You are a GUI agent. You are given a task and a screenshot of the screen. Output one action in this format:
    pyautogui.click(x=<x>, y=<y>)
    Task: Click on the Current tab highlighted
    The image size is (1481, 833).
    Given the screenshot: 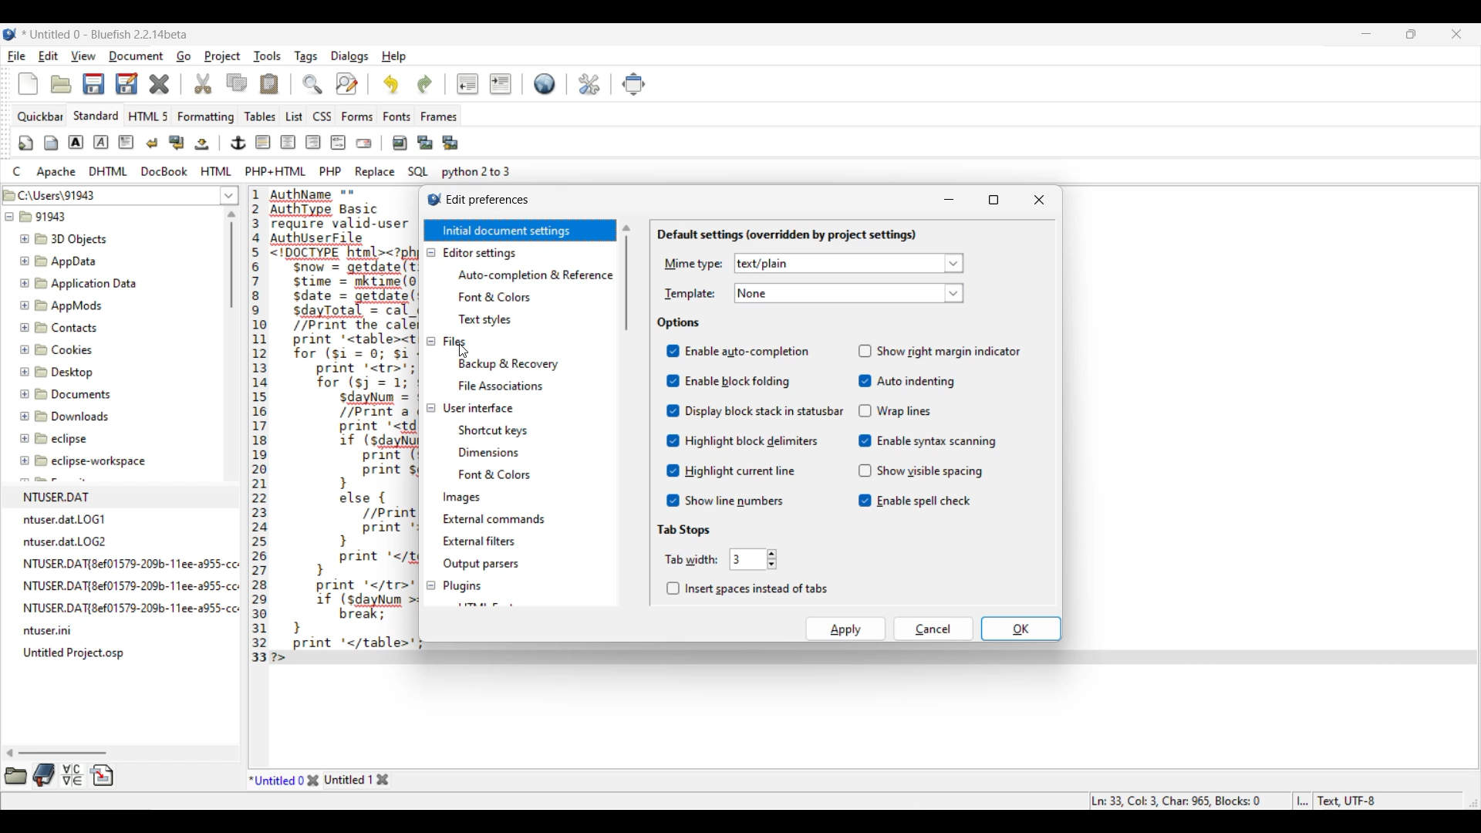 What is the action you would take?
    pyautogui.click(x=277, y=779)
    